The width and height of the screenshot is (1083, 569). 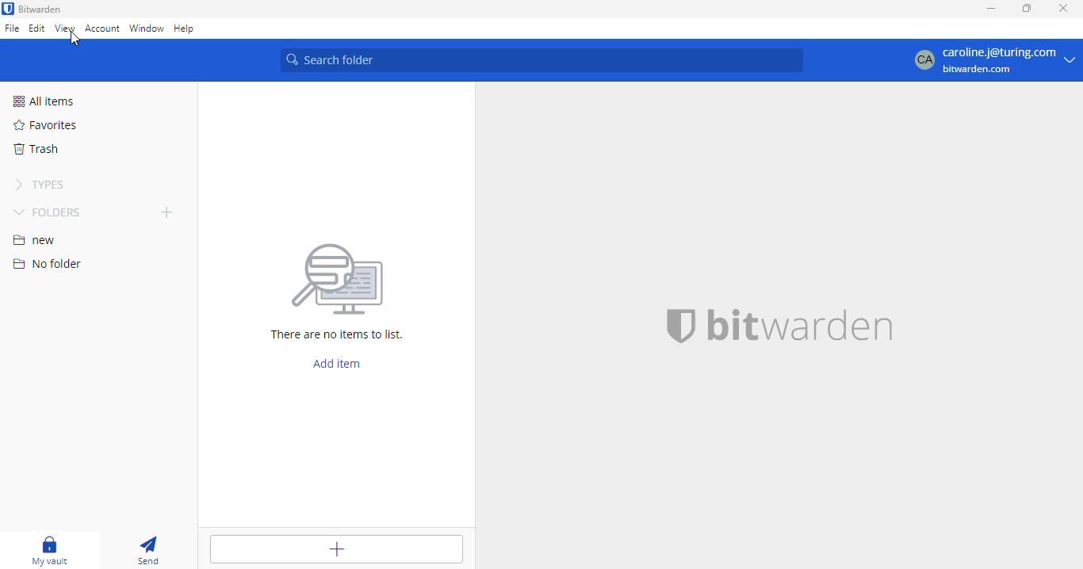 I want to click on favorites, so click(x=46, y=124).